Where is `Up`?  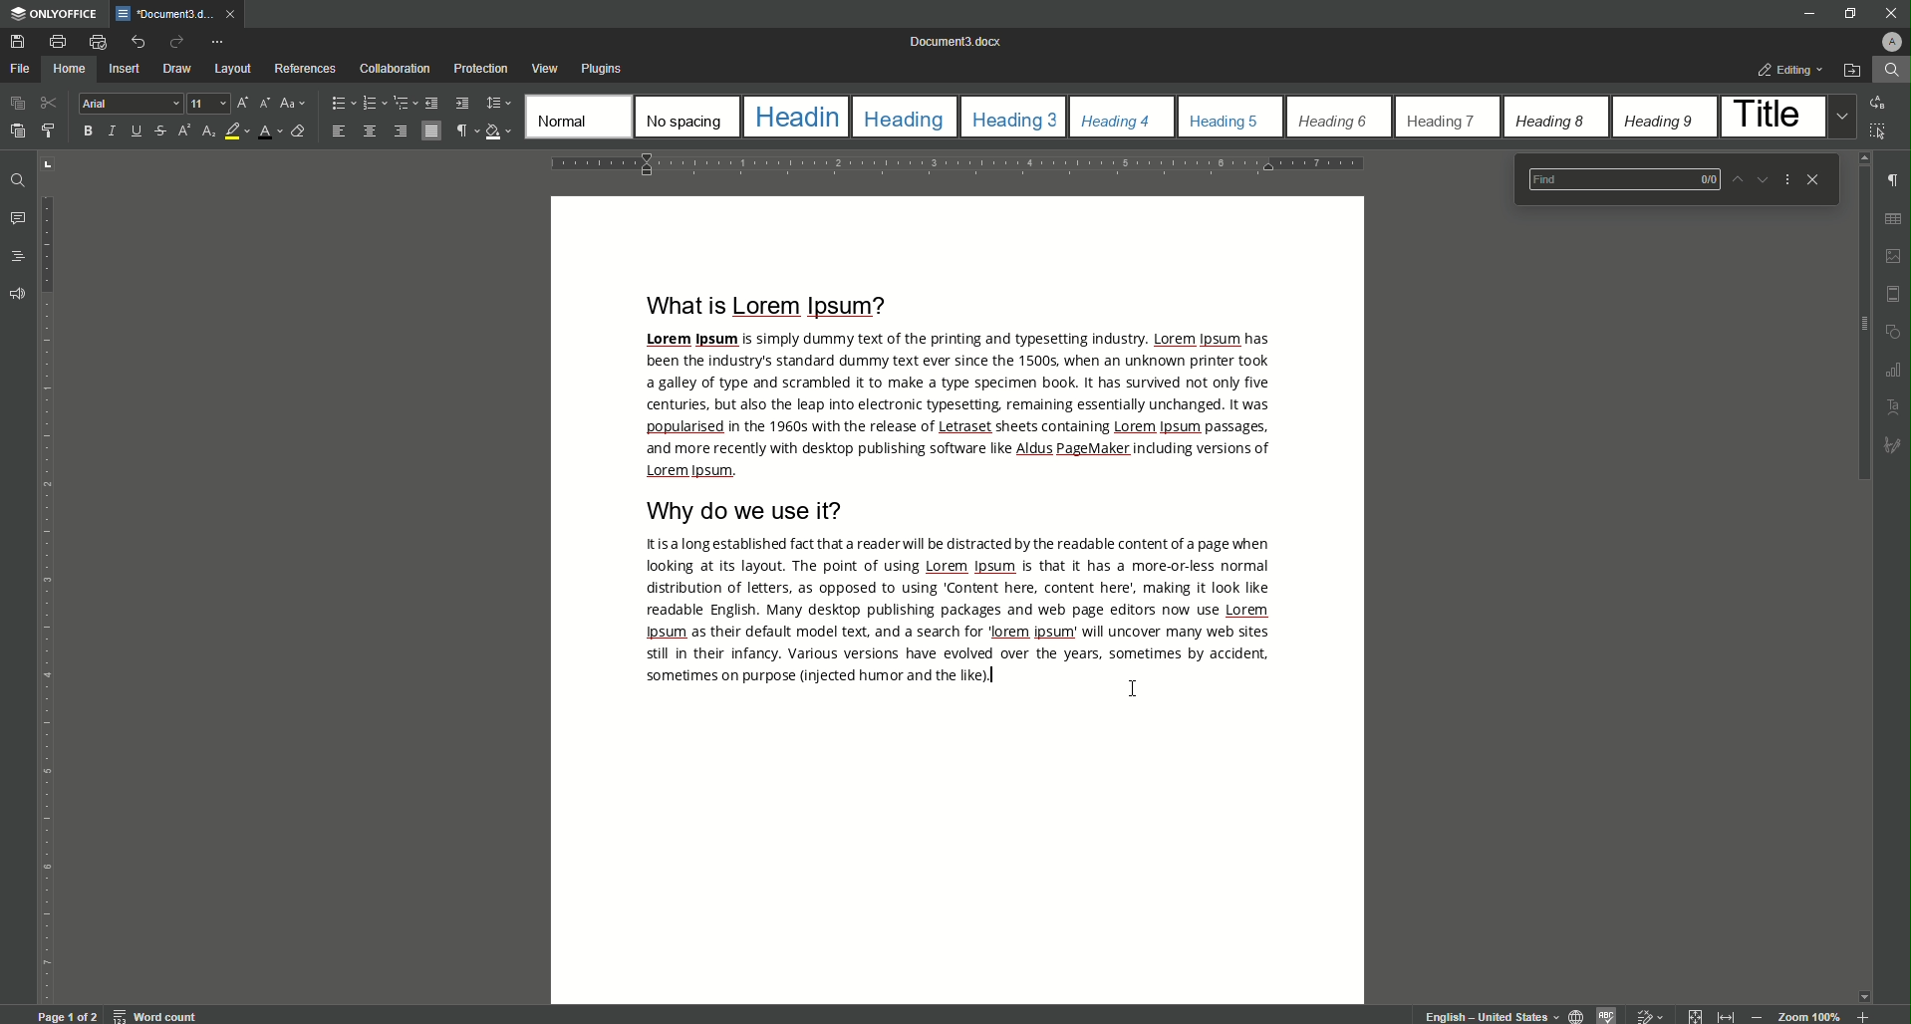
Up is located at coordinates (1729, 176).